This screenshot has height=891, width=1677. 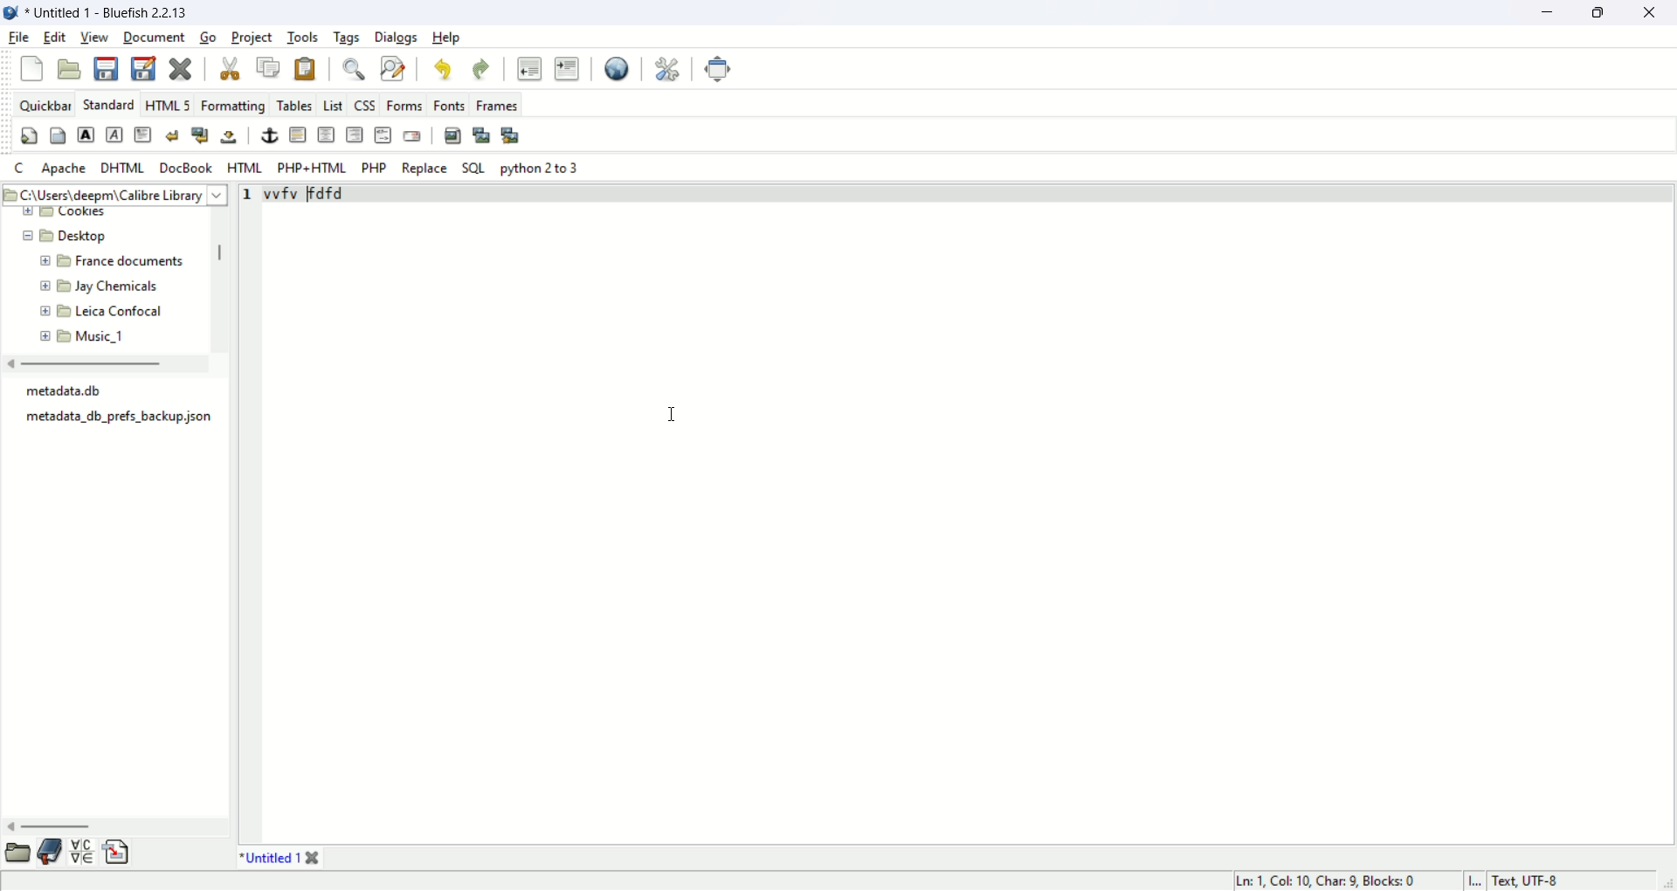 What do you see at coordinates (169, 105) in the screenshot?
I see `HTML5` at bounding box center [169, 105].